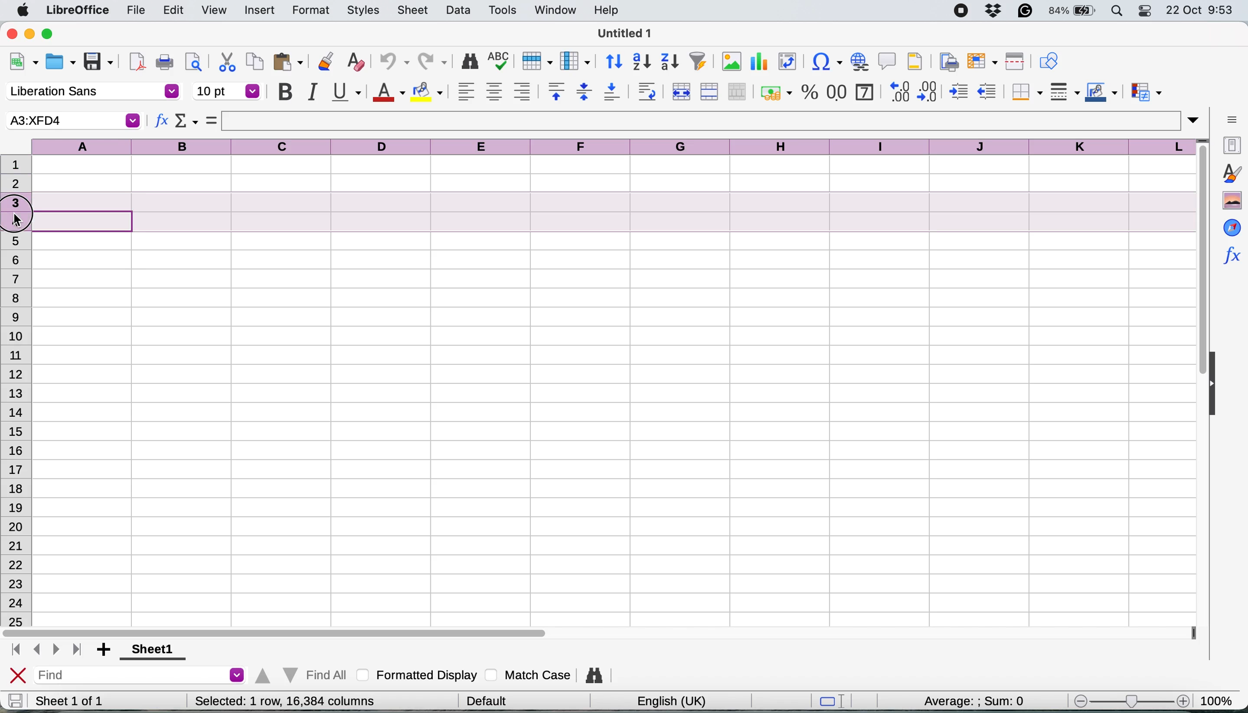 Image resolution: width=1248 pixels, height=713 pixels. What do you see at coordinates (1048, 60) in the screenshot?
I see `show draw functions` at bounding box center [1048, 60].